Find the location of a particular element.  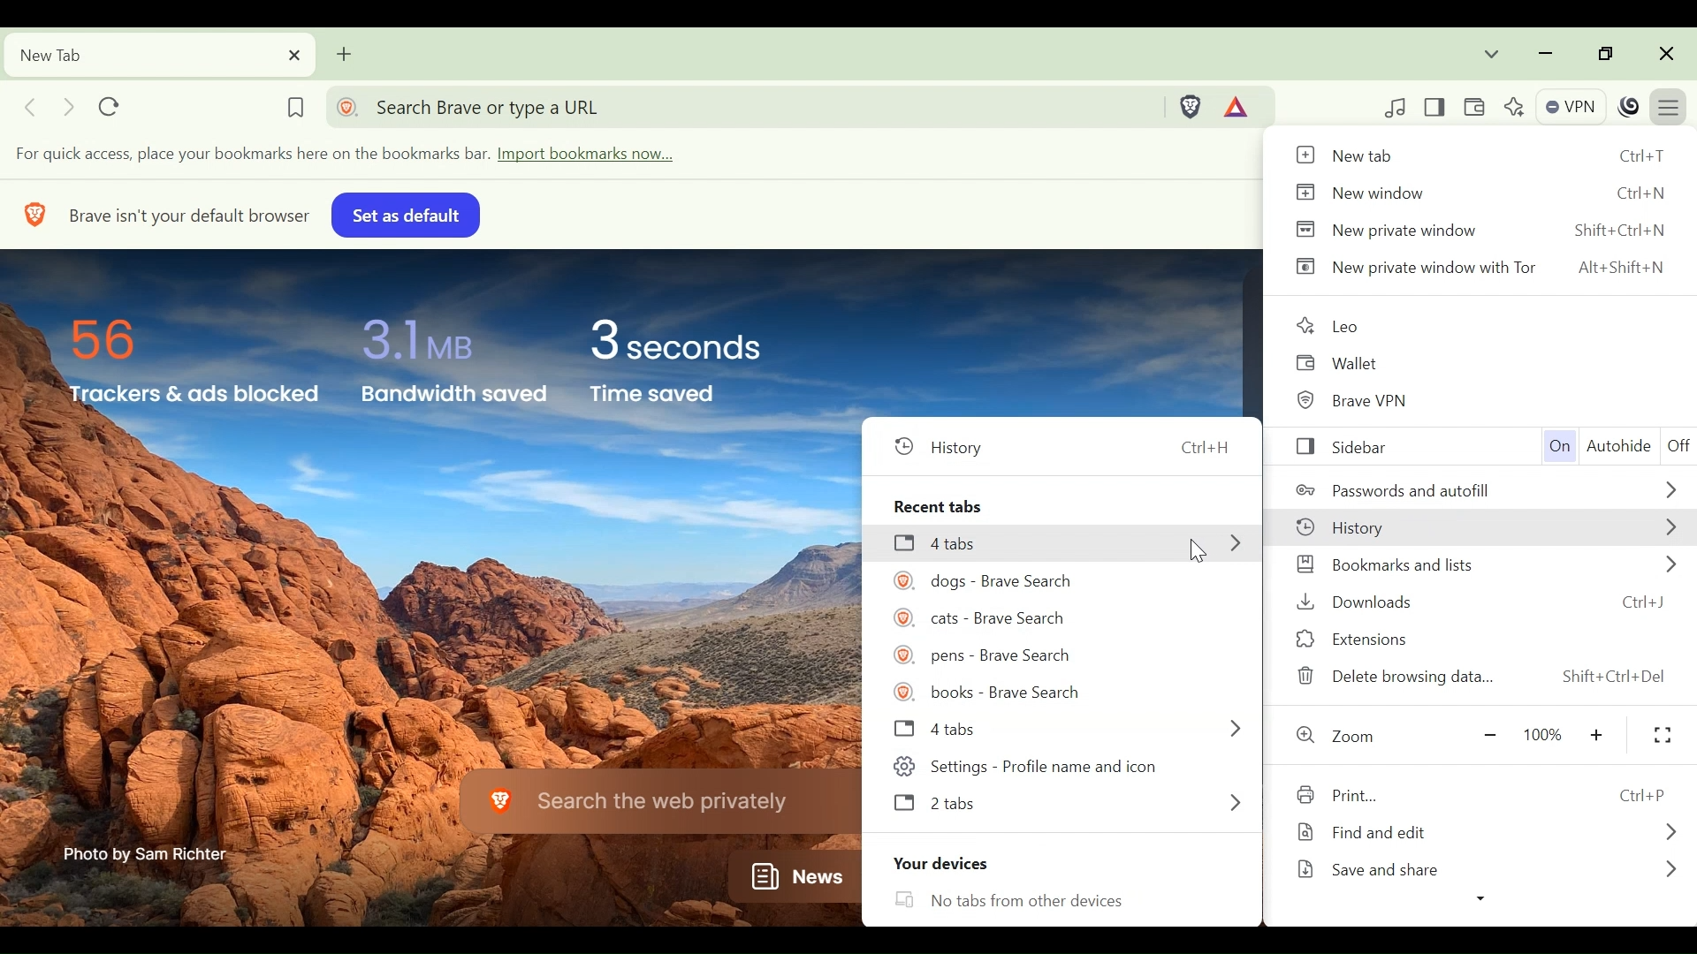

Downloads Ctrl+J is located at coordinates (1487, 600).